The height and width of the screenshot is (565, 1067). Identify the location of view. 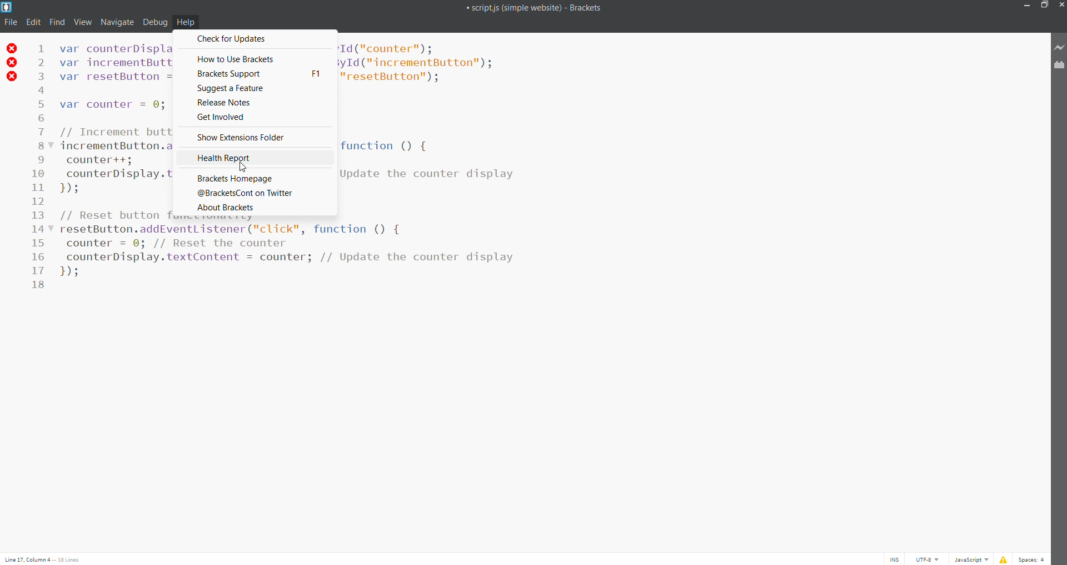
(80, 22).